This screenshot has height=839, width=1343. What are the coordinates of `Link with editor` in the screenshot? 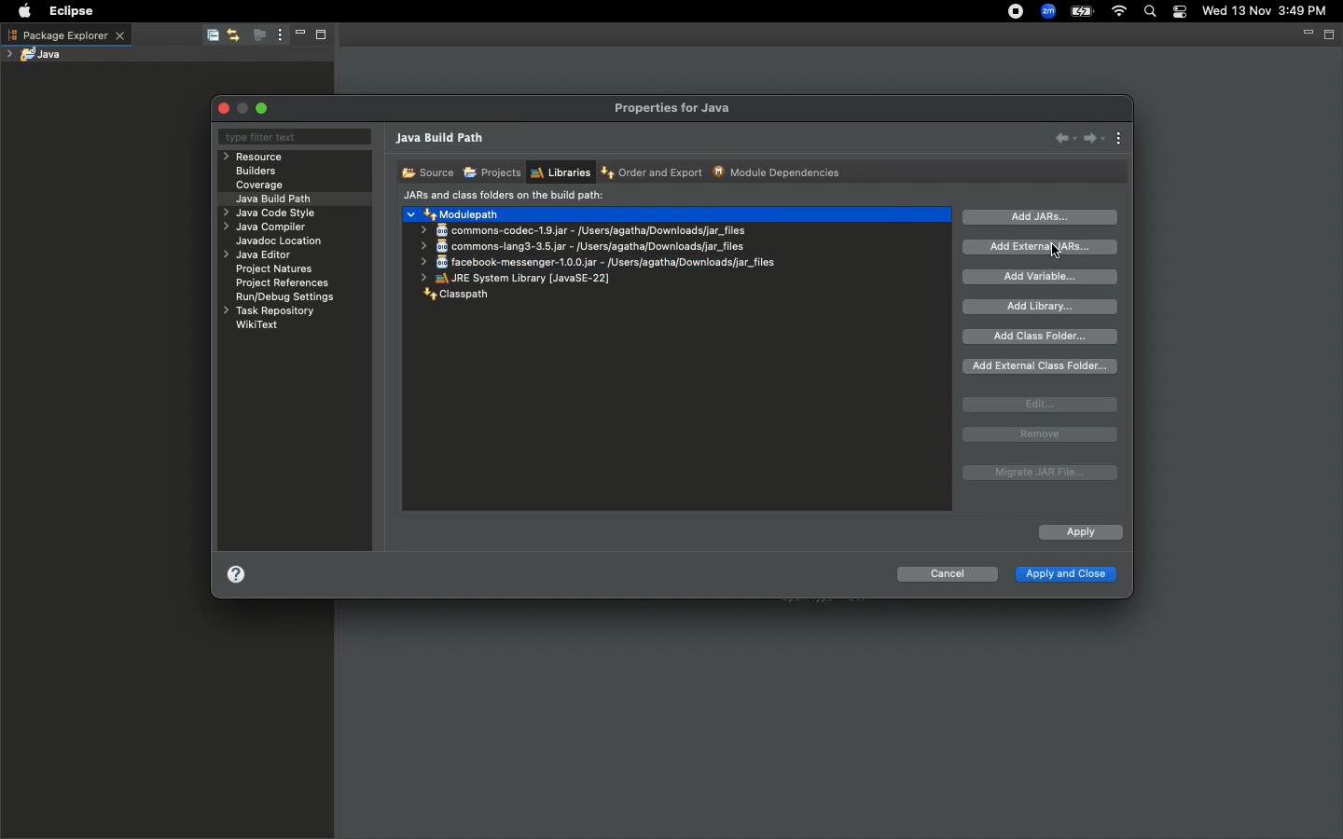 It's located at (234, 34).